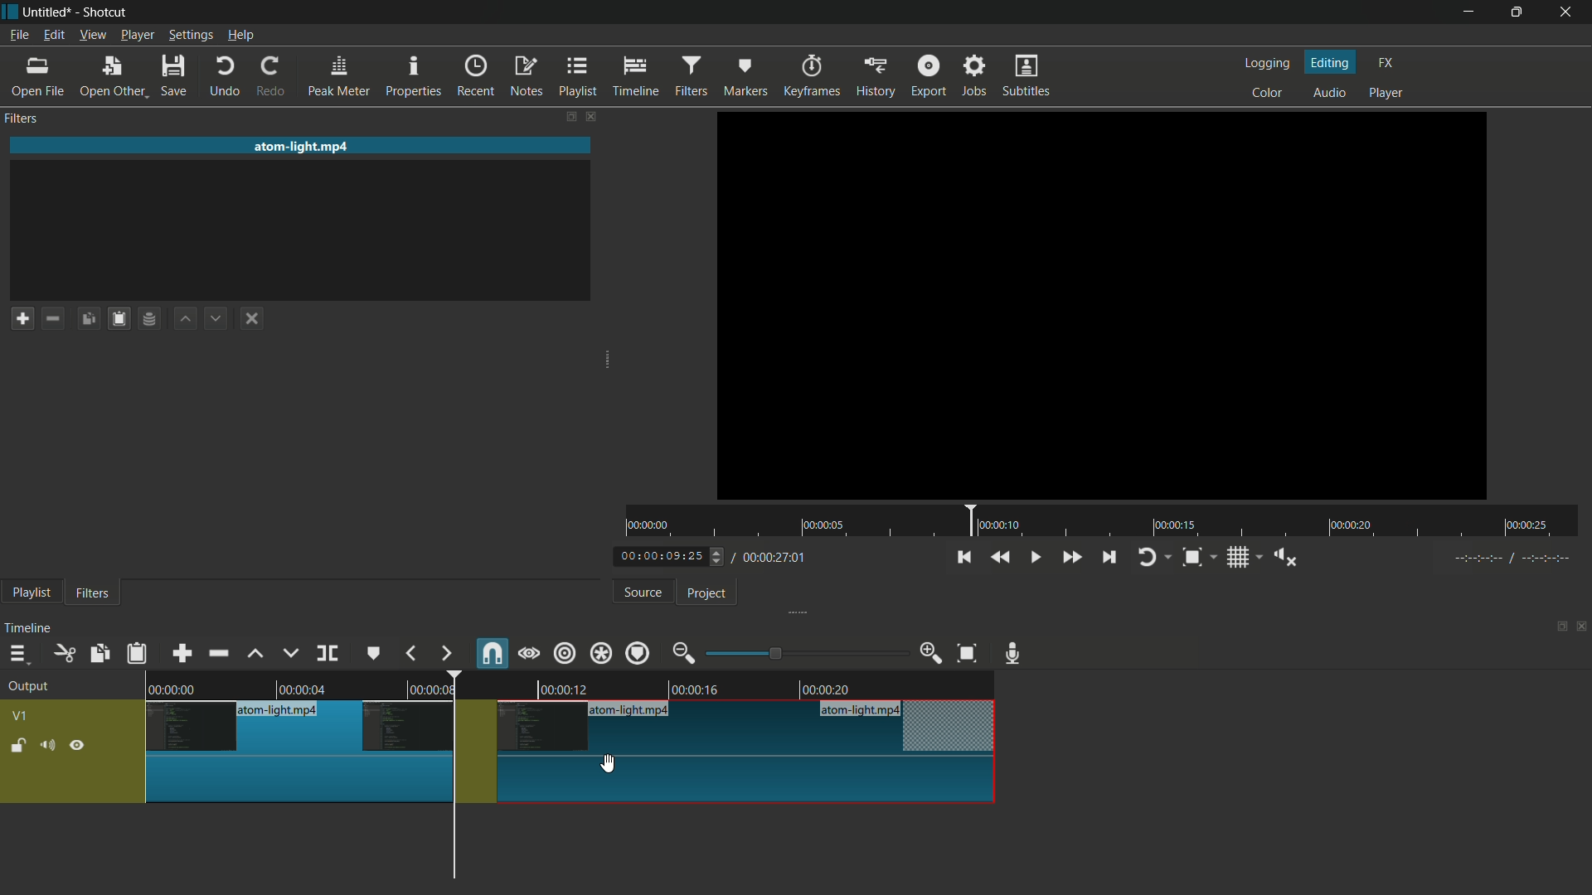 The width and height of the screenshot is (1592, 895). What do you see at coordinates (138, 653) in the screenshot?
I see `paste filters` at bounding box center [138, 653].